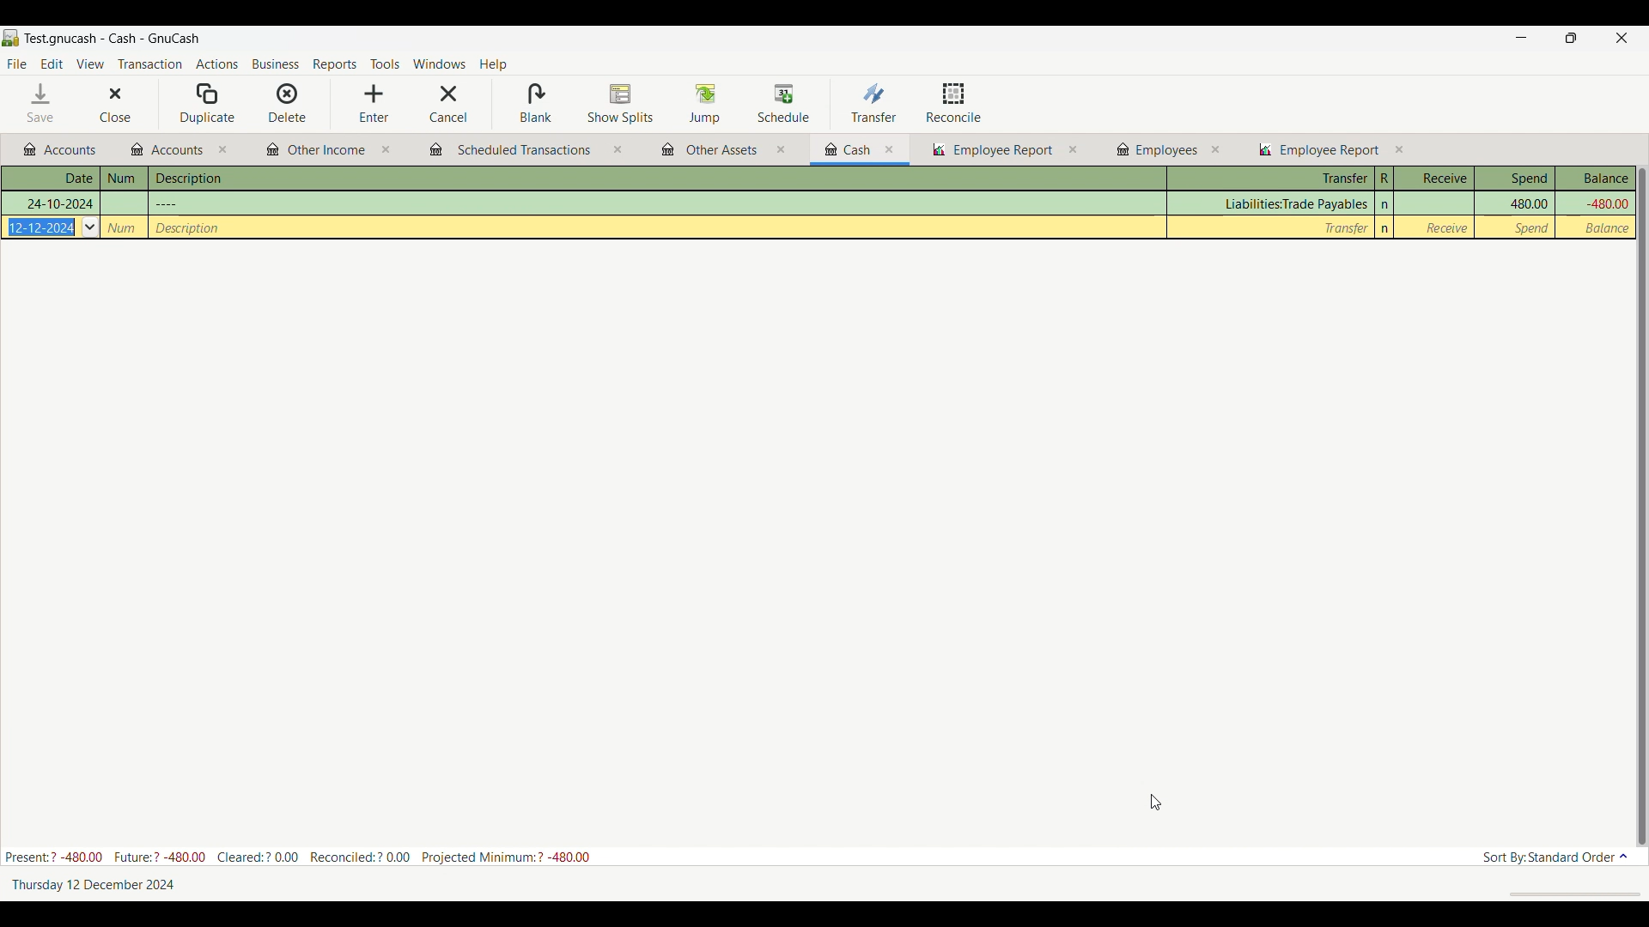  Describe the element at coordinates (1571, 38) in the screenshot. I see `Show in smaller tab` at that location.